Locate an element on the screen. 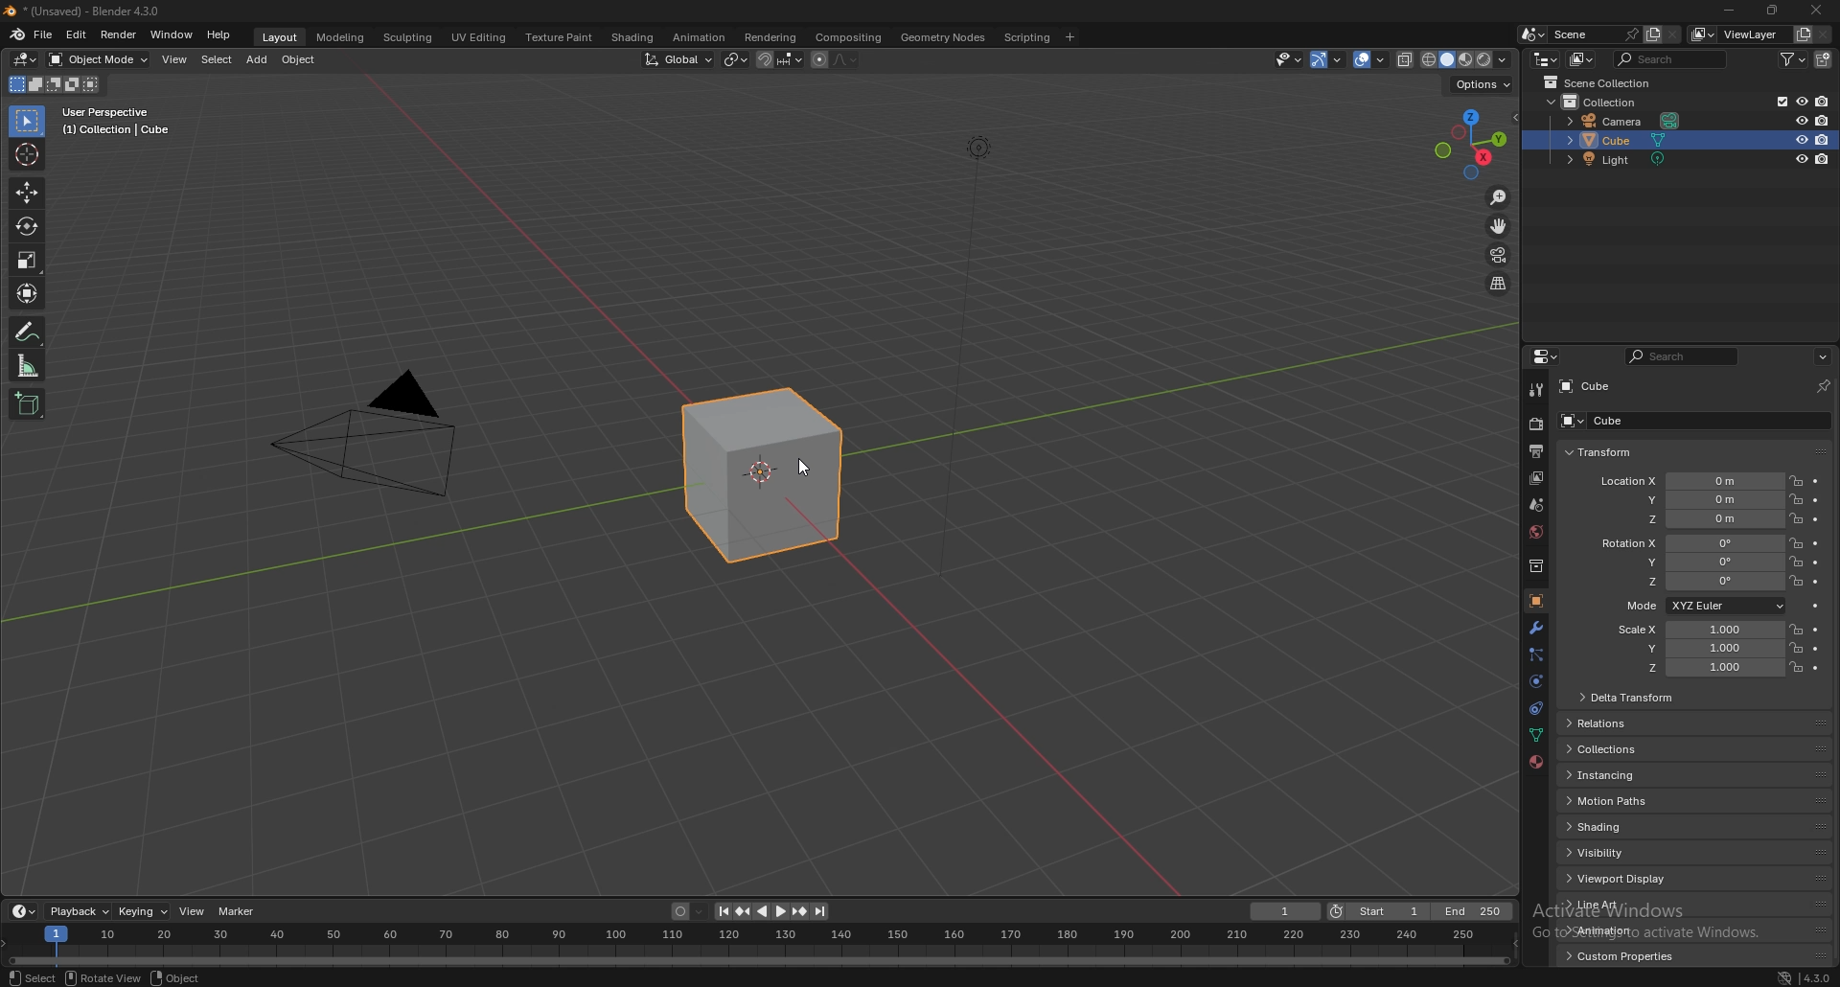 The width and height of the screenshot is (1840, 987). rotation x is located at coordinates (1687, 544).